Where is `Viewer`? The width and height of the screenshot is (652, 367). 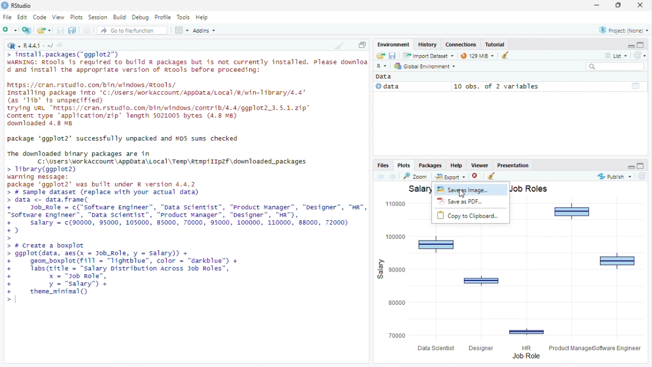
Viewer is located at coordinates (479, 165).